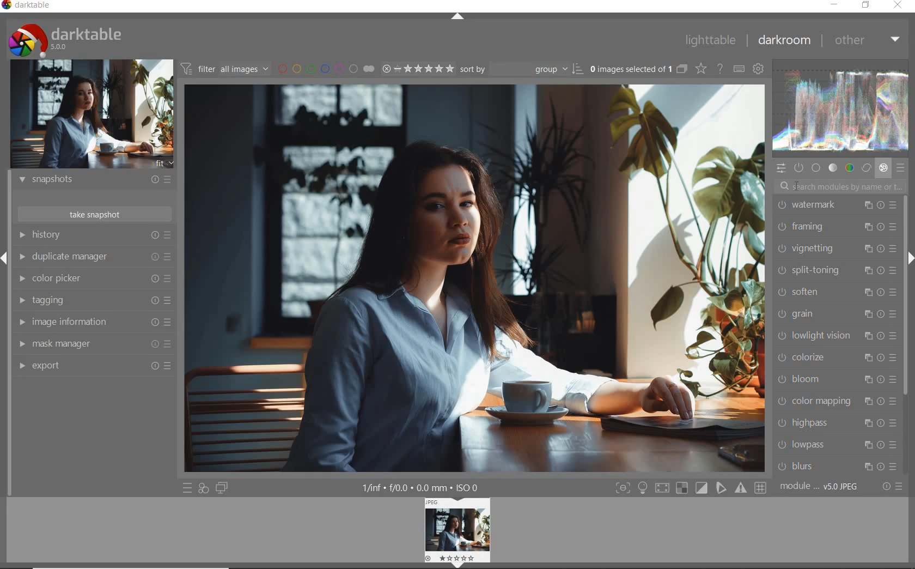 This screenshot has width=915, height=569. I want to click on base, so click(816, 168).